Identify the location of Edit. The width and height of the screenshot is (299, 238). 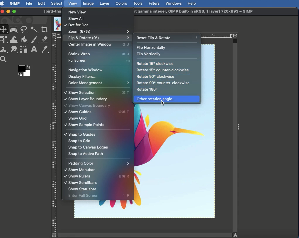
(42, 4).